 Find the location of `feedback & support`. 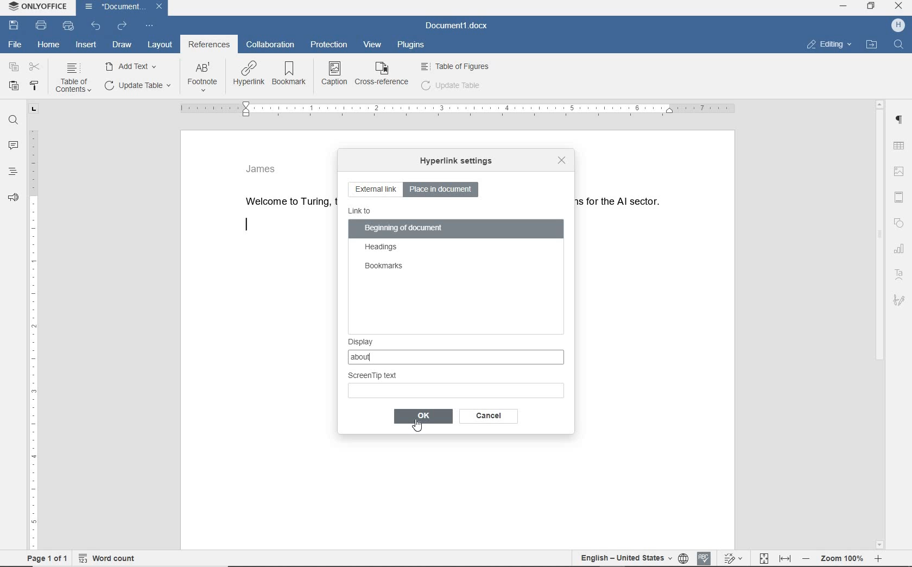

feedback & support is located at coordinates (12, 200).